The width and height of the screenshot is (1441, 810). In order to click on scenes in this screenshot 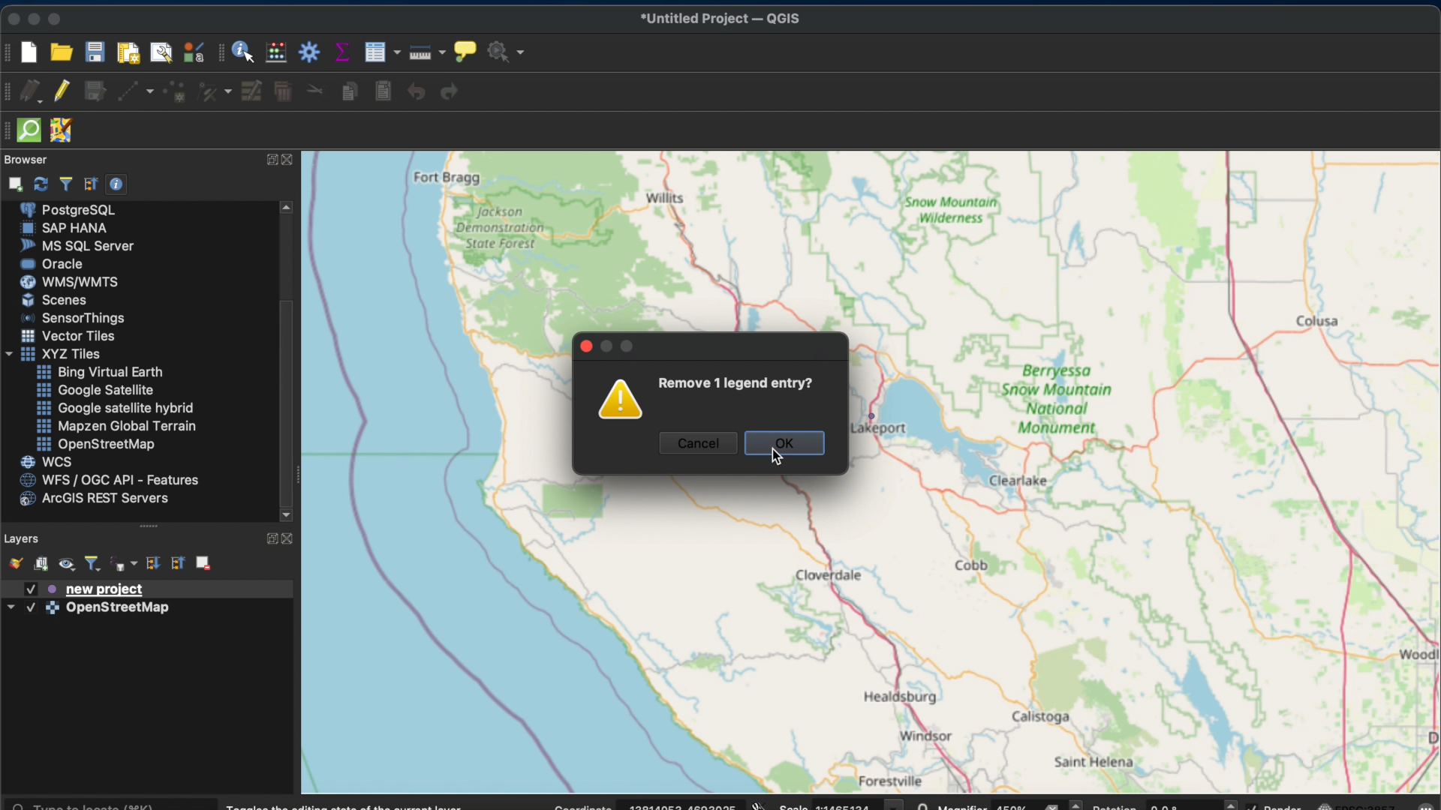, I will do `click(53, 299)`.